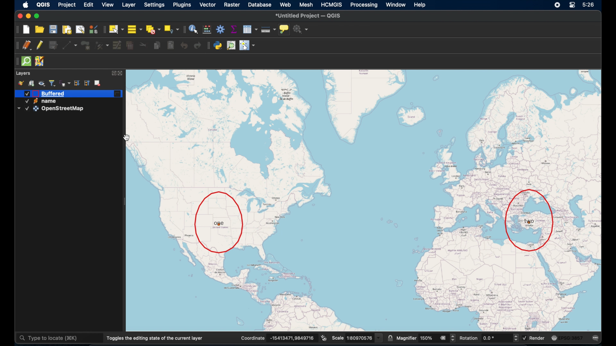  Describe the element at coordinates (38, 16) in the screenshot. I see `maximize` at that location.